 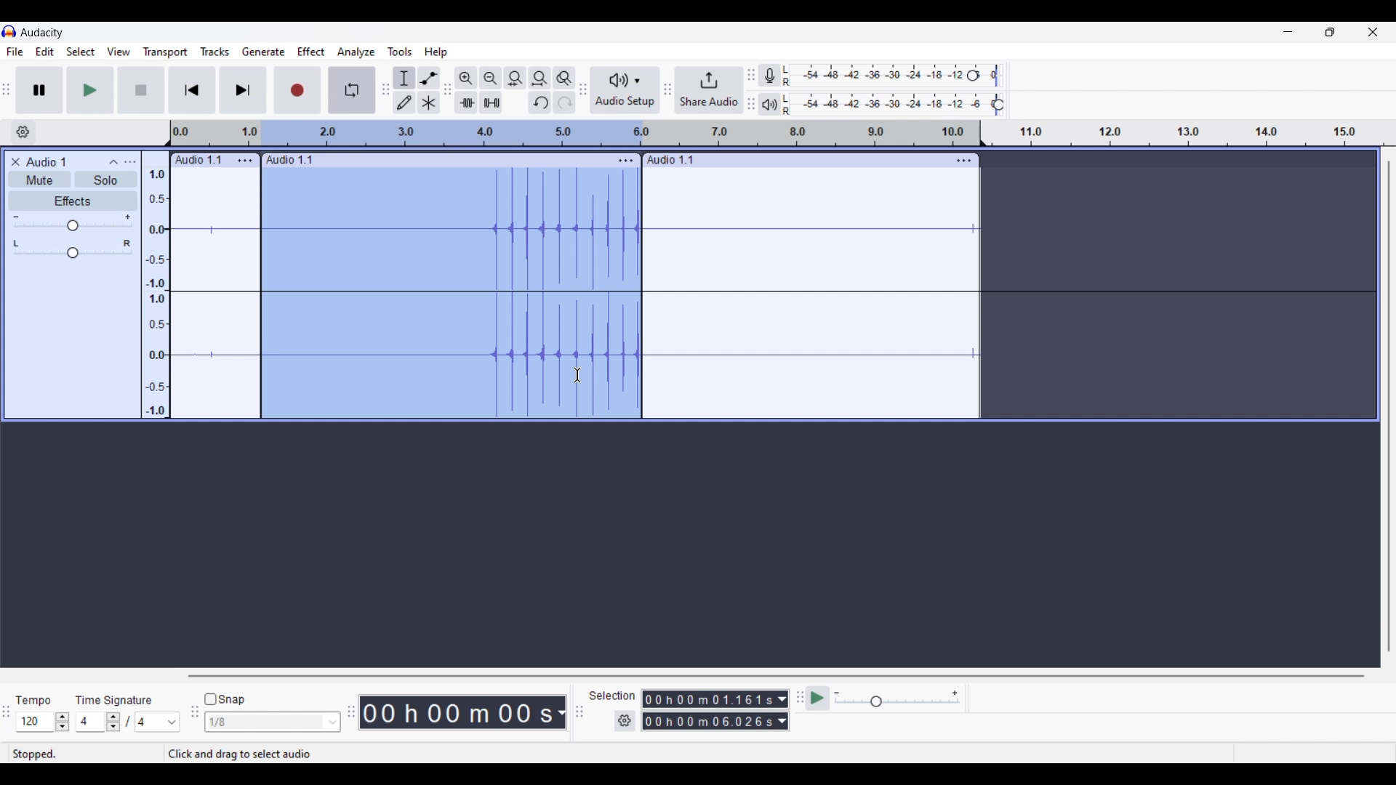 I want to click on Silence audio selection, so click(x=491, y=102).